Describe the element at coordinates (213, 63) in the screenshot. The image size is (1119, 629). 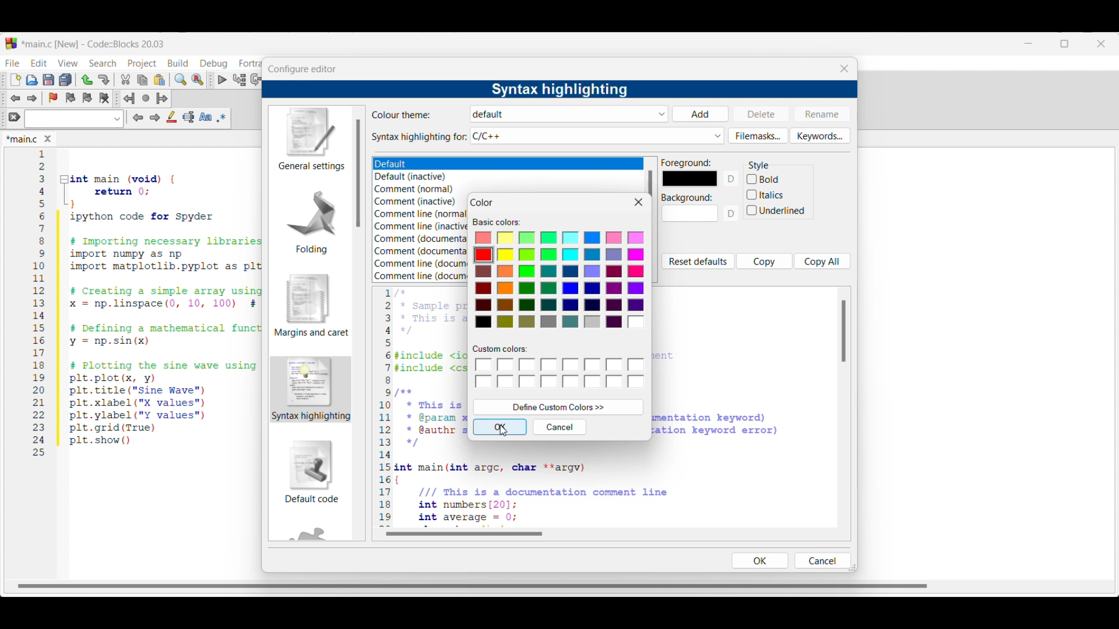
I see `Debug menu` at that location.